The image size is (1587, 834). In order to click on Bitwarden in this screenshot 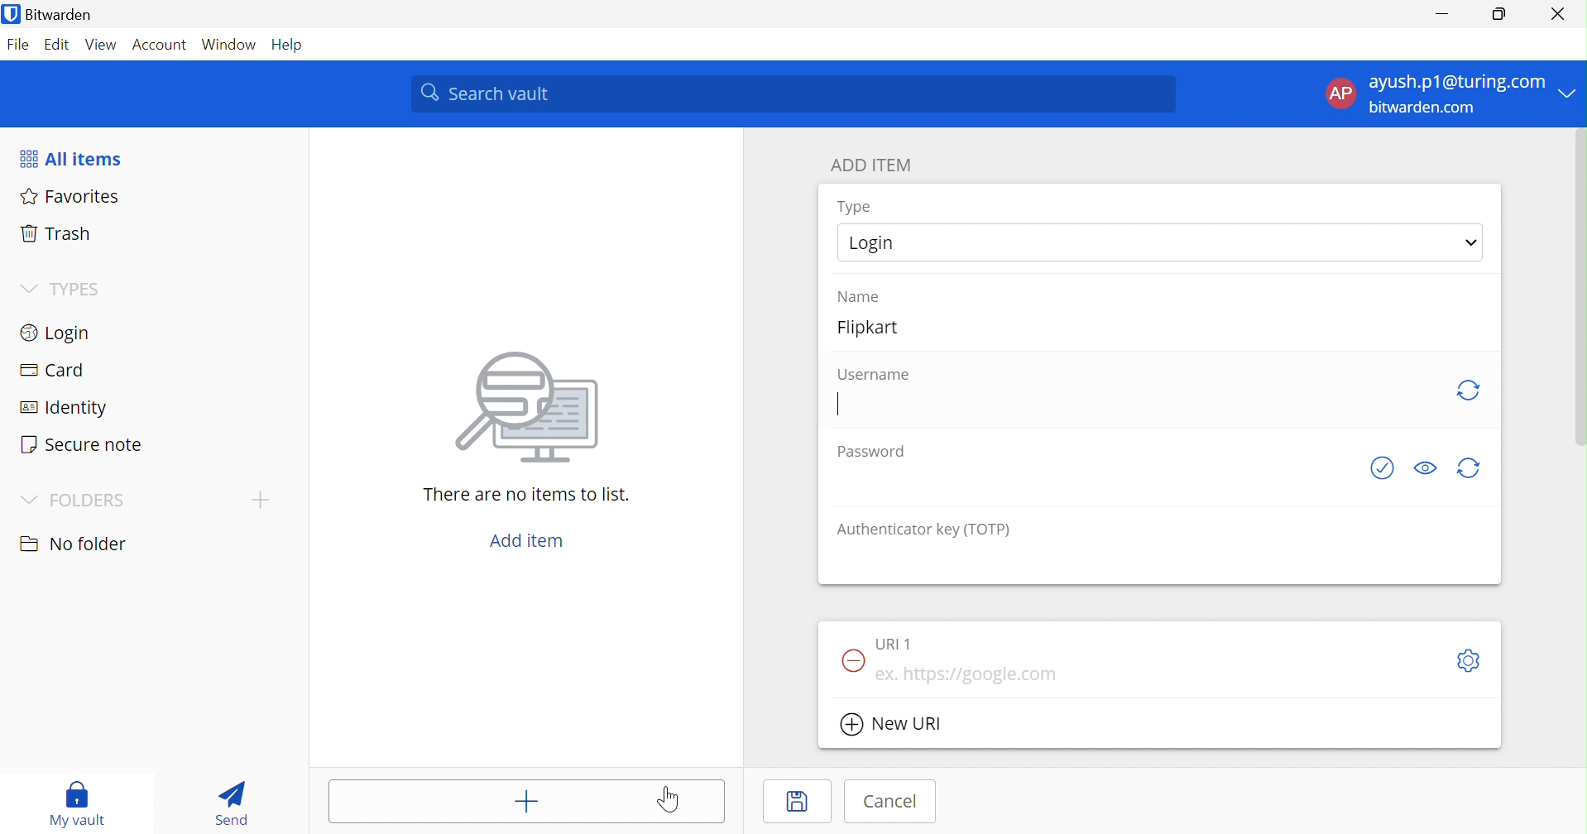, I will do `click(60, 16)`.